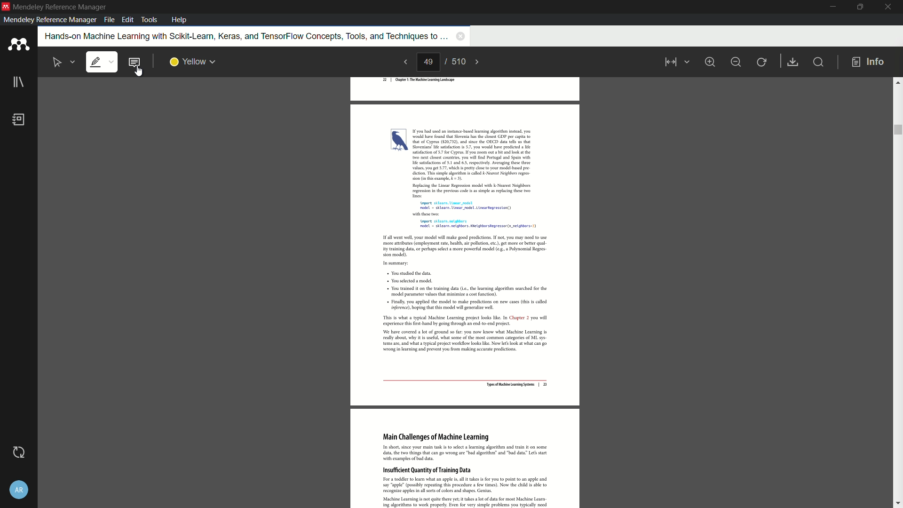  What do you see at coordinates (710, 61) in the screenshot?
I see `zoom in` at bounding box center [710, 61].